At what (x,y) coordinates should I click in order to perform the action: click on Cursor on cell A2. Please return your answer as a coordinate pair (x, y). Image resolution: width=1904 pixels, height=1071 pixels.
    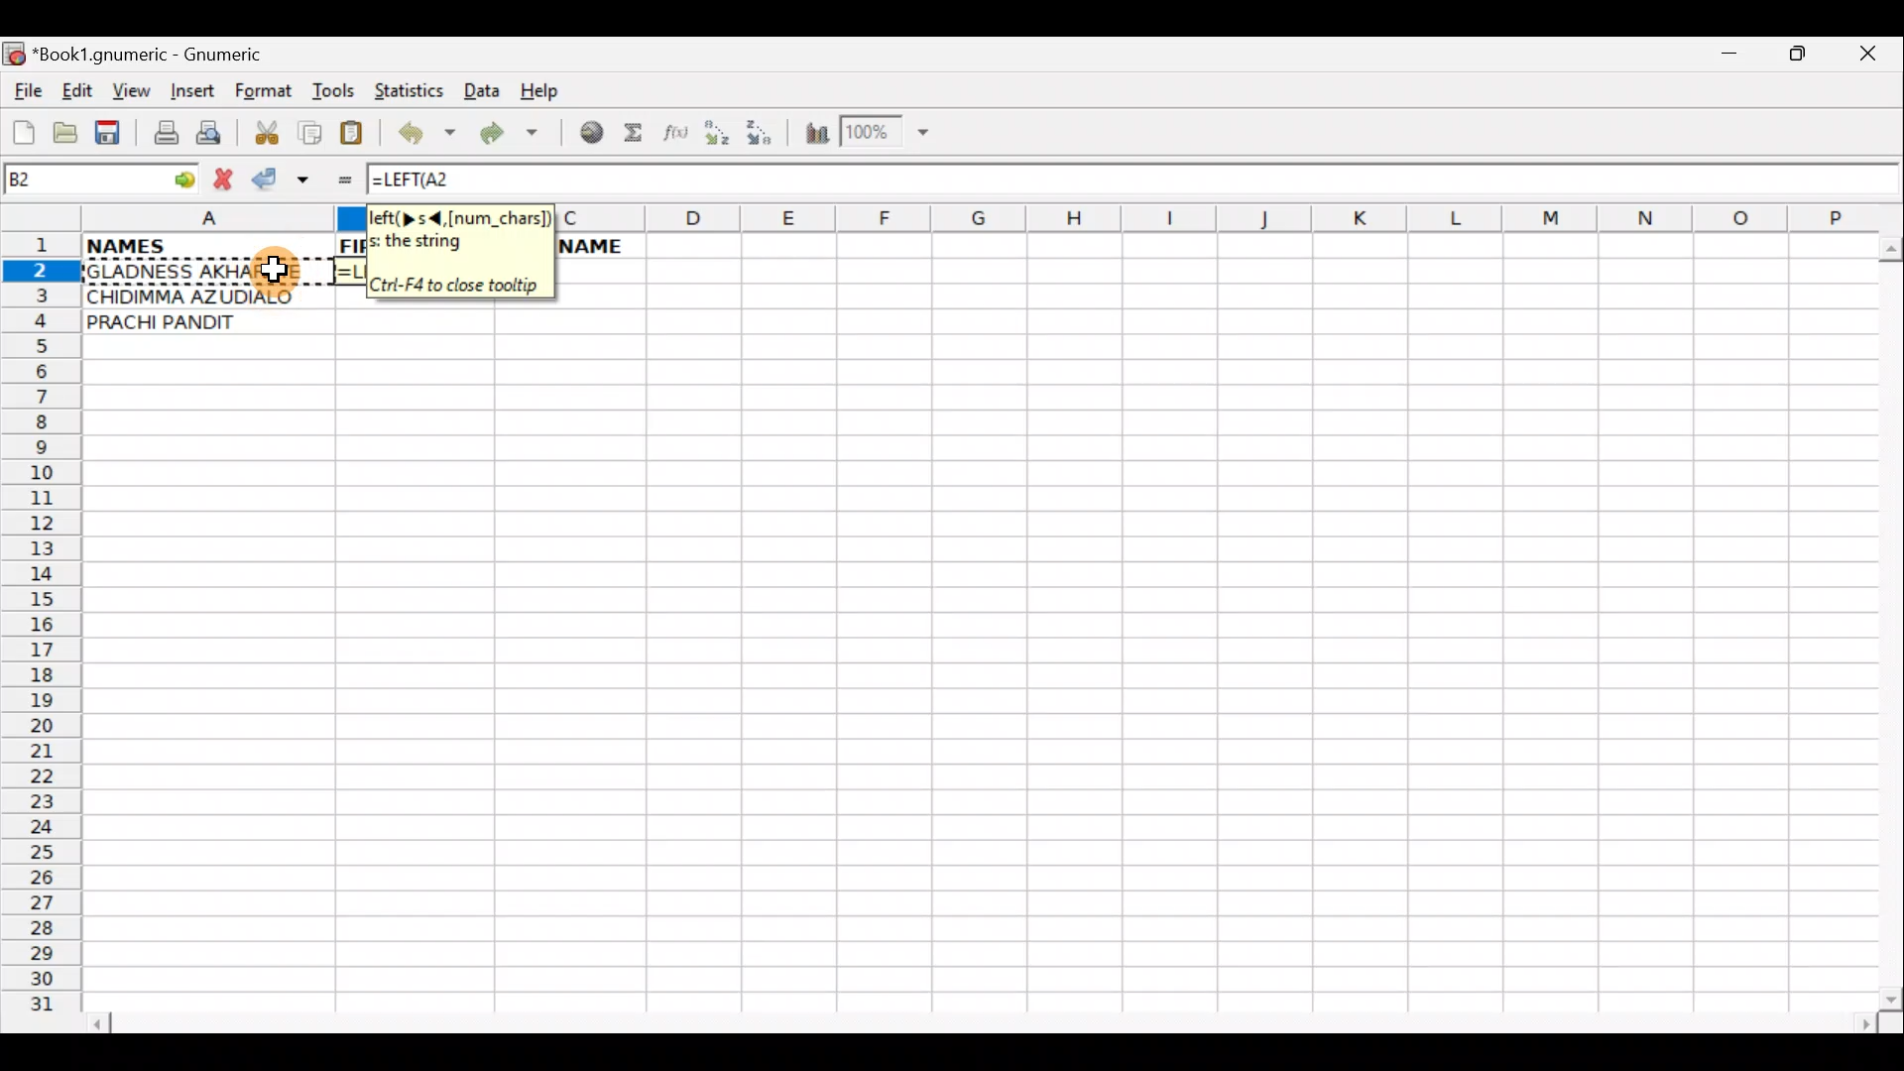
    Looking at the image, I should click on (279, 273).